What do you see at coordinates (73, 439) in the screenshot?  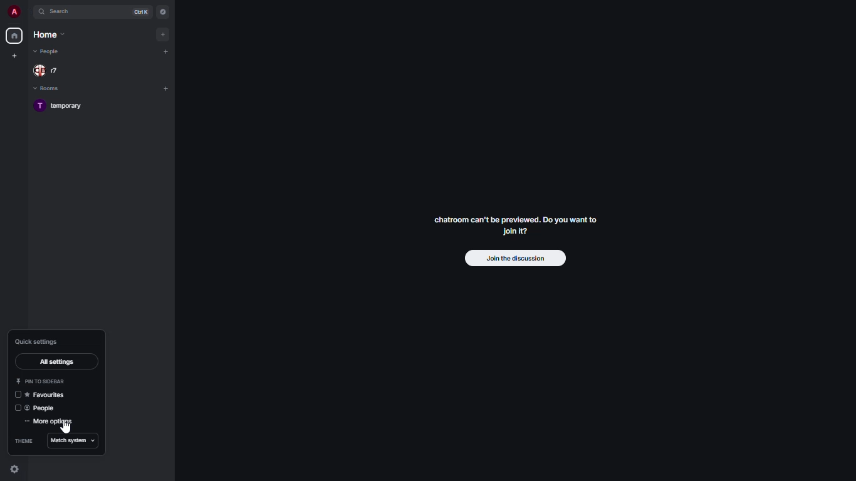 I see `match system` at bounding box center [73, 439].